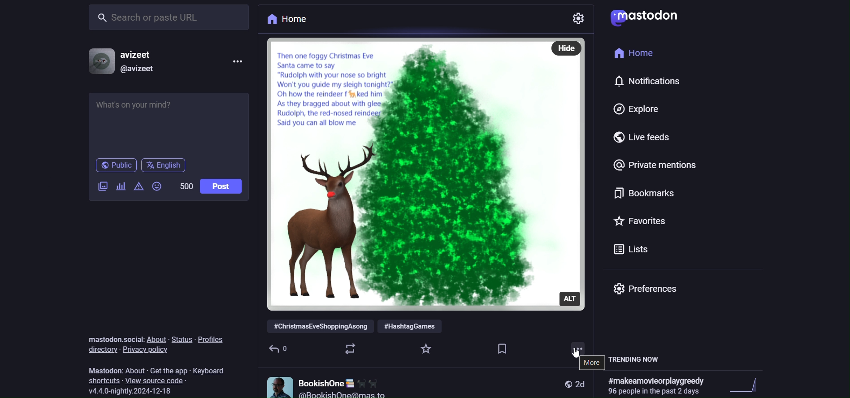 This screenshot has height=398, width=850. I want to click on #ChristmasEveShoppingAsong, so click(321, 326).